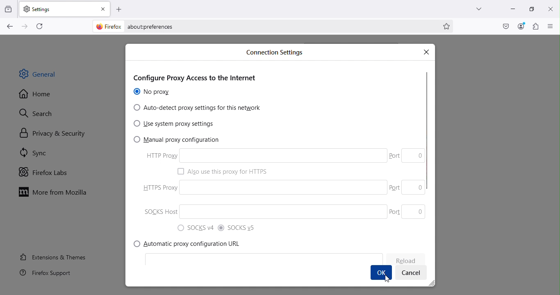  Describe the element at coordinates (387, 279) in the screenshot. I see `cursor` at that location.